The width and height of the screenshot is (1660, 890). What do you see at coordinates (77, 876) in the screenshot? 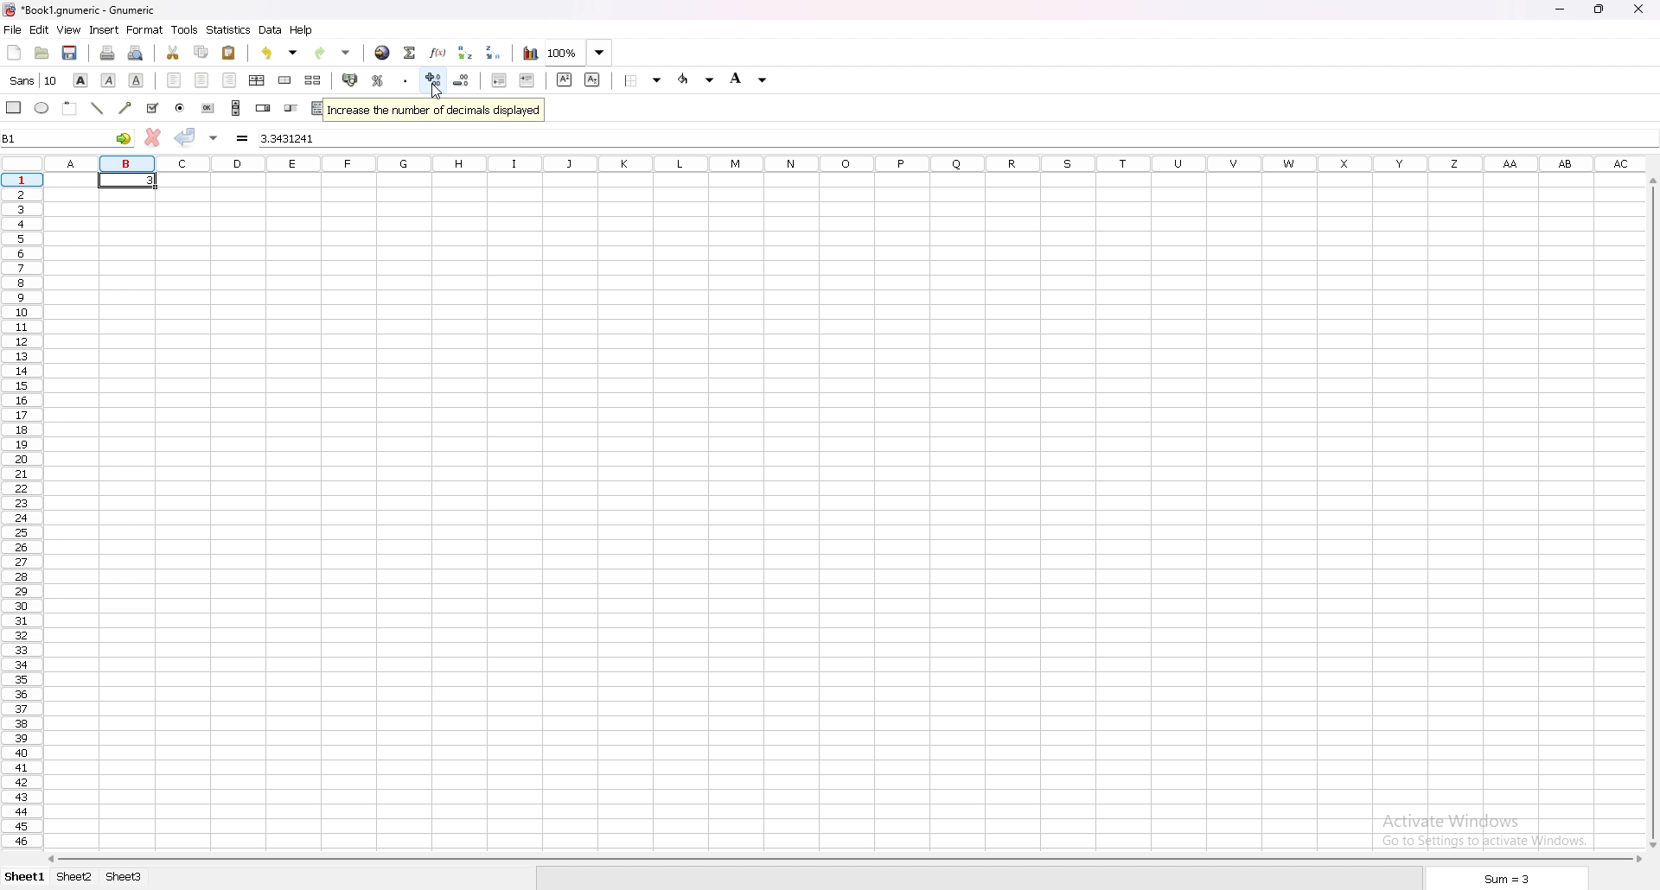
I see `sheet 2` at bounding box center [77, 876].